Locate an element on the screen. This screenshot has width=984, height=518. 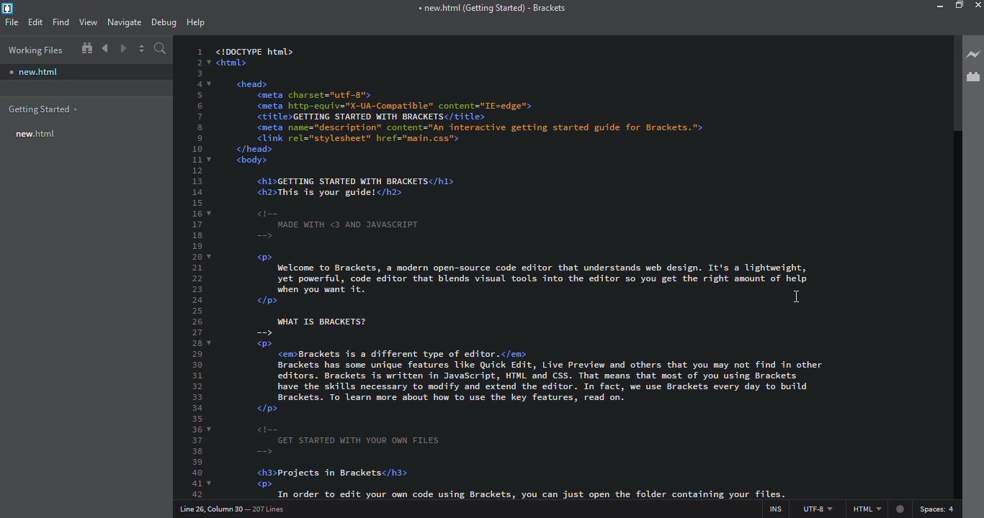
navigate forward is located at coordinates (125, 49).